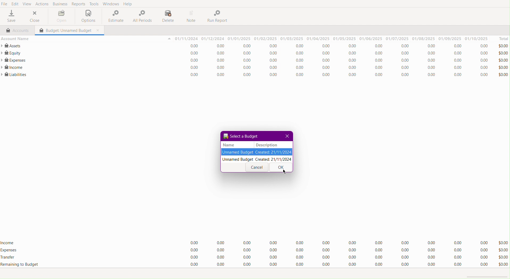 The width and height of the screenshot is (510, 279). What do you see at coordinates (17, 30) in the screenshot?
I see `Accounts` at bounding box center [17, 30].